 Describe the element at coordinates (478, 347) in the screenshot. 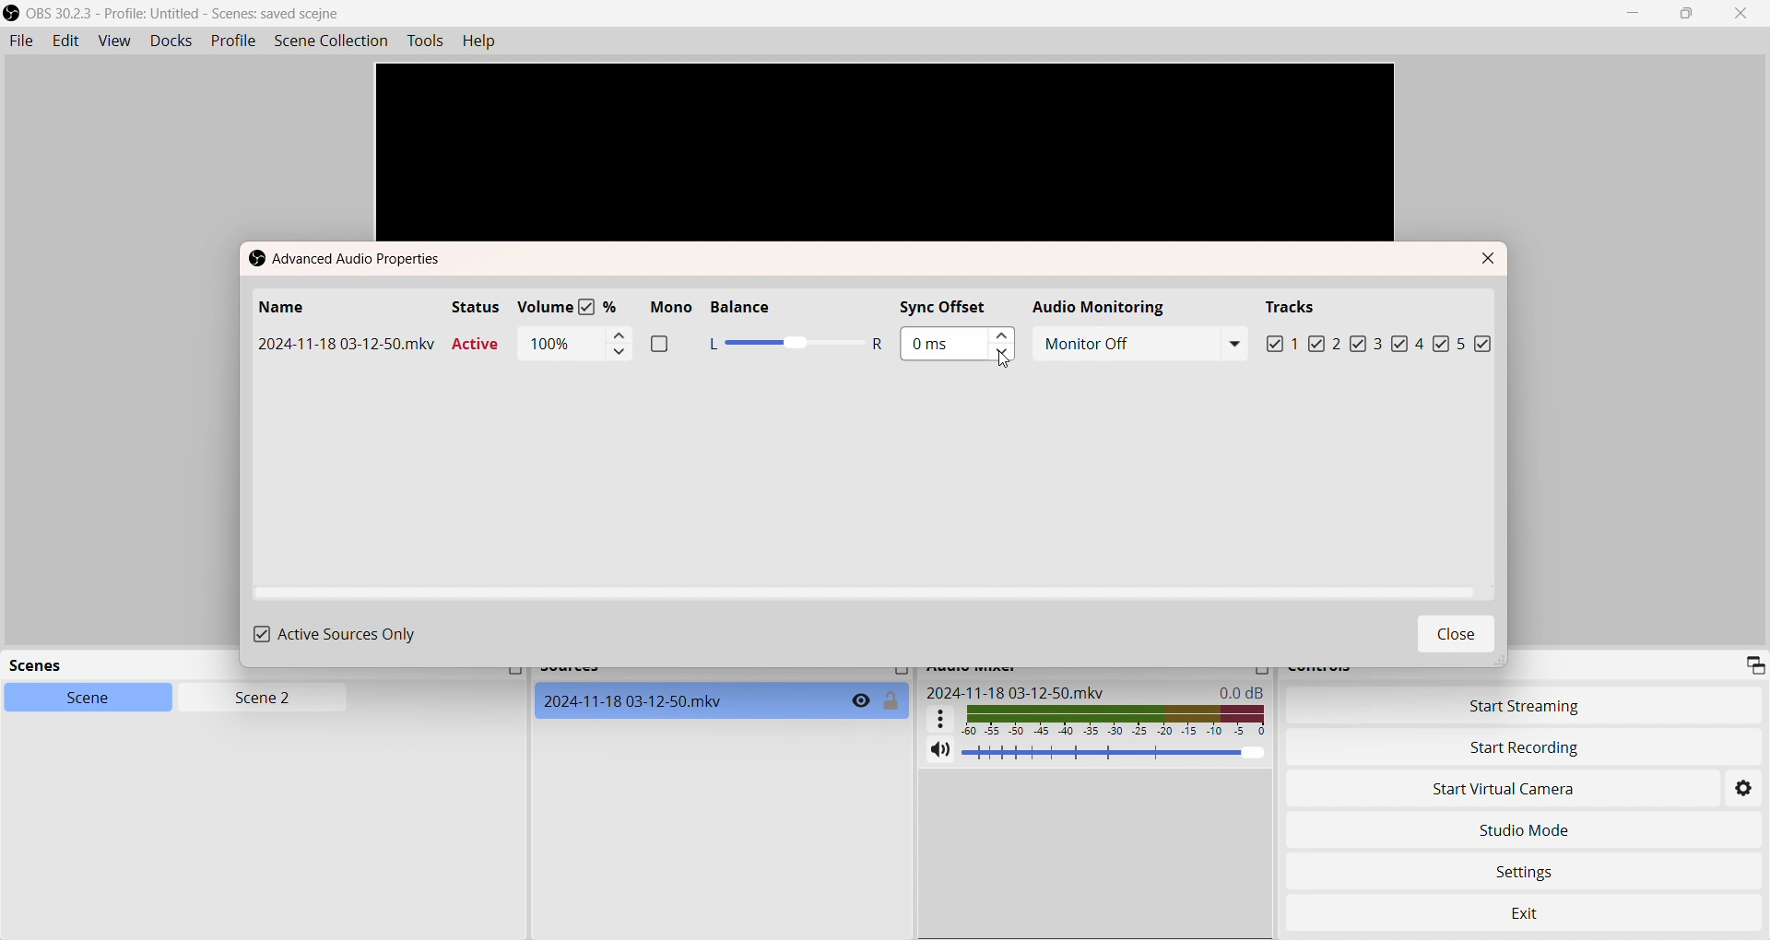

I see `Active` at that location.